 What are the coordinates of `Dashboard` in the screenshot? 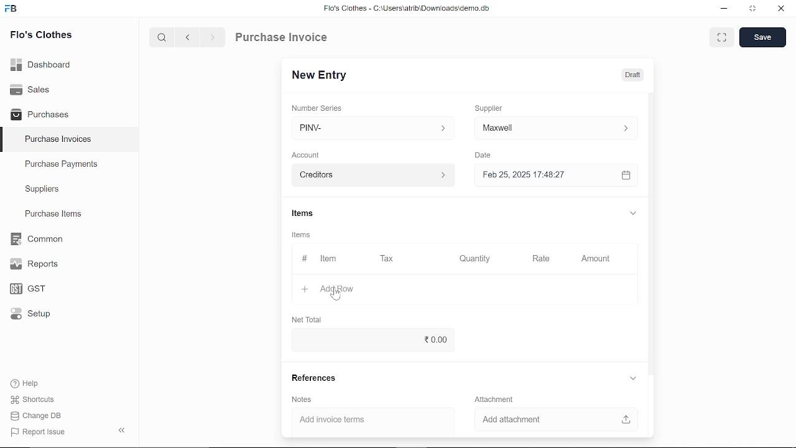 It's located at (41, 63).